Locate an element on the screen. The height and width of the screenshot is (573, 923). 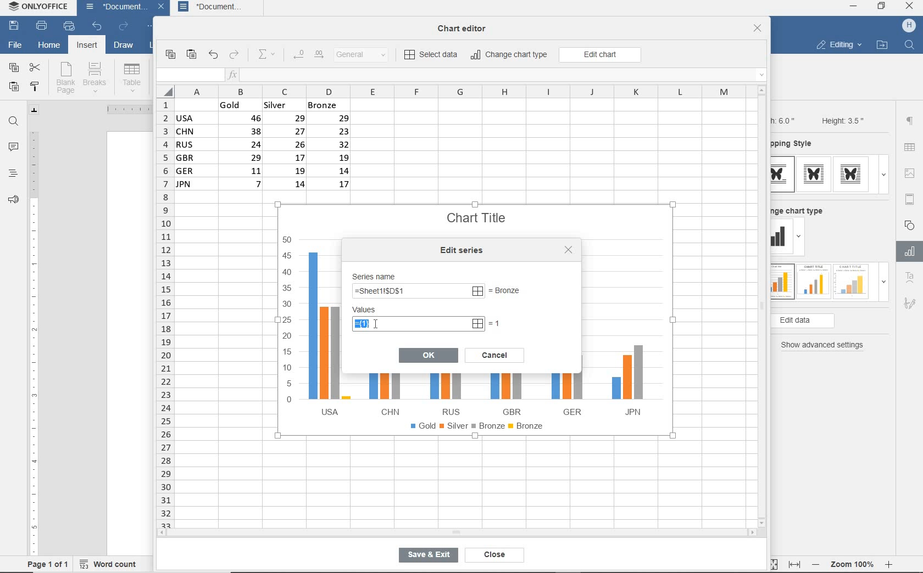
summation is located at coordinates (269, 55).